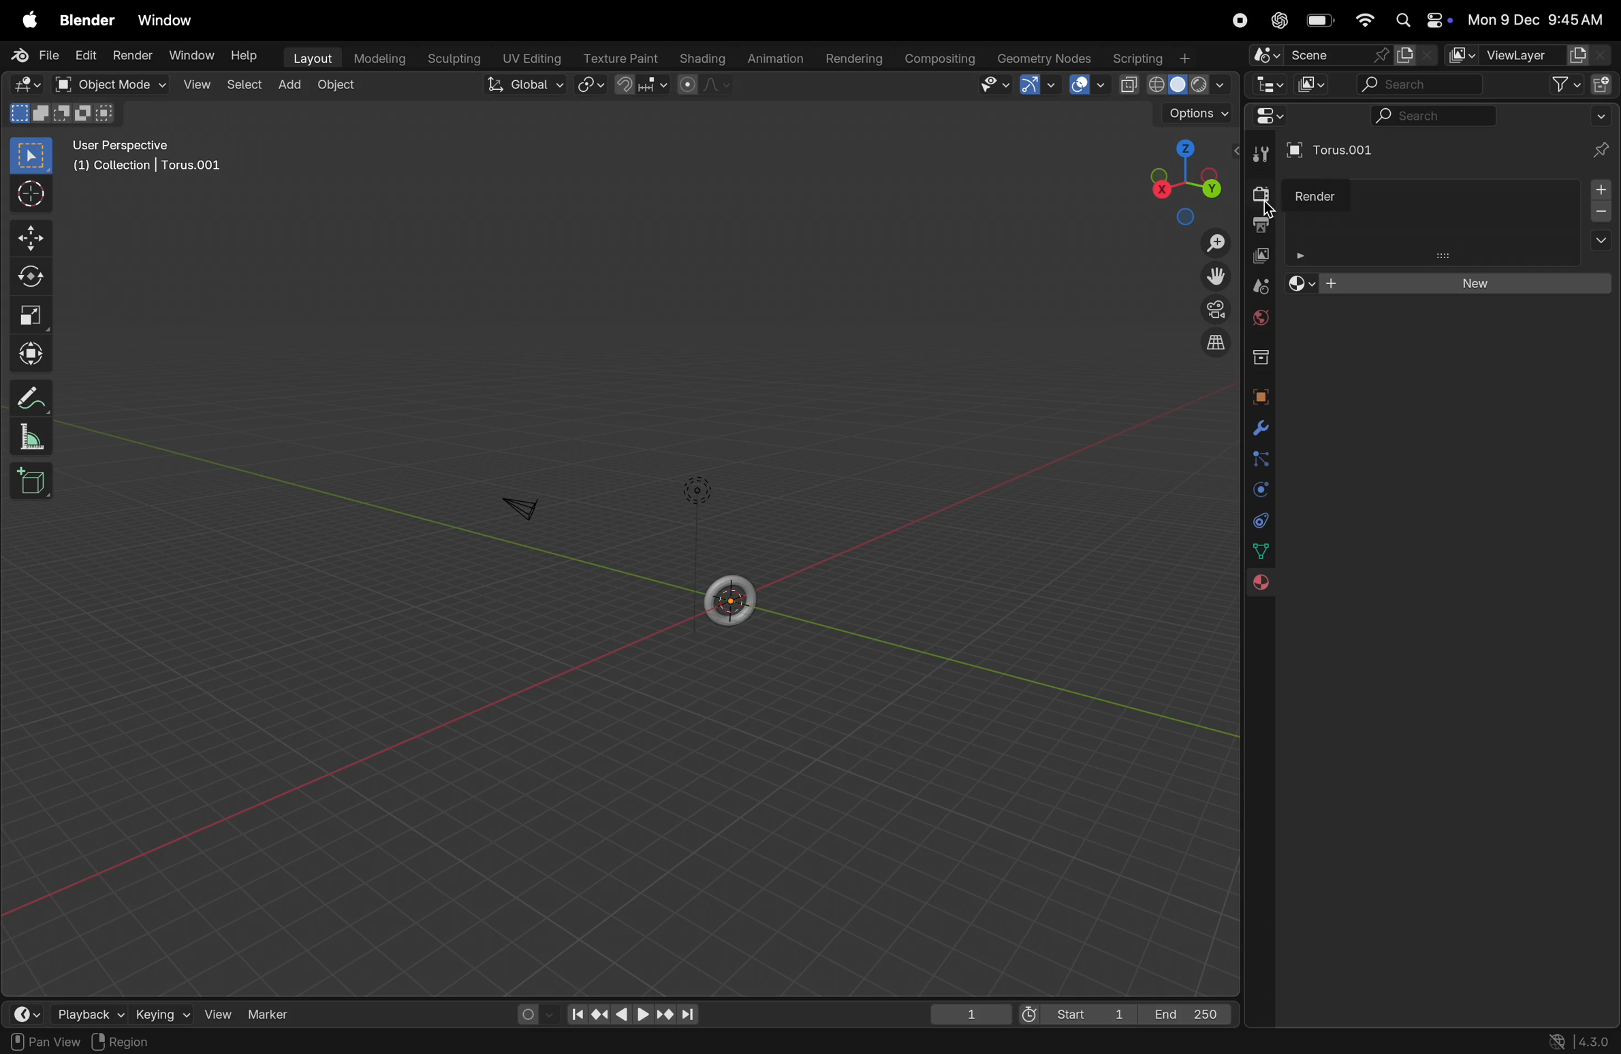 This screenshot has width=1621, height=1054. I want to click on render, so click(134, 55).